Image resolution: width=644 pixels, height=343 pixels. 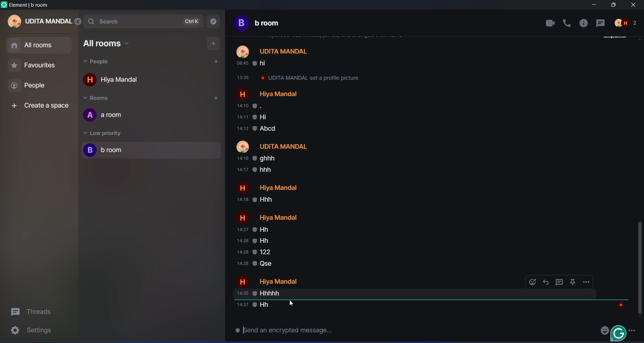 What do you see at coordinates (560, 282) in the screenshot?
I see `thread` at bounding box center [560, 282].